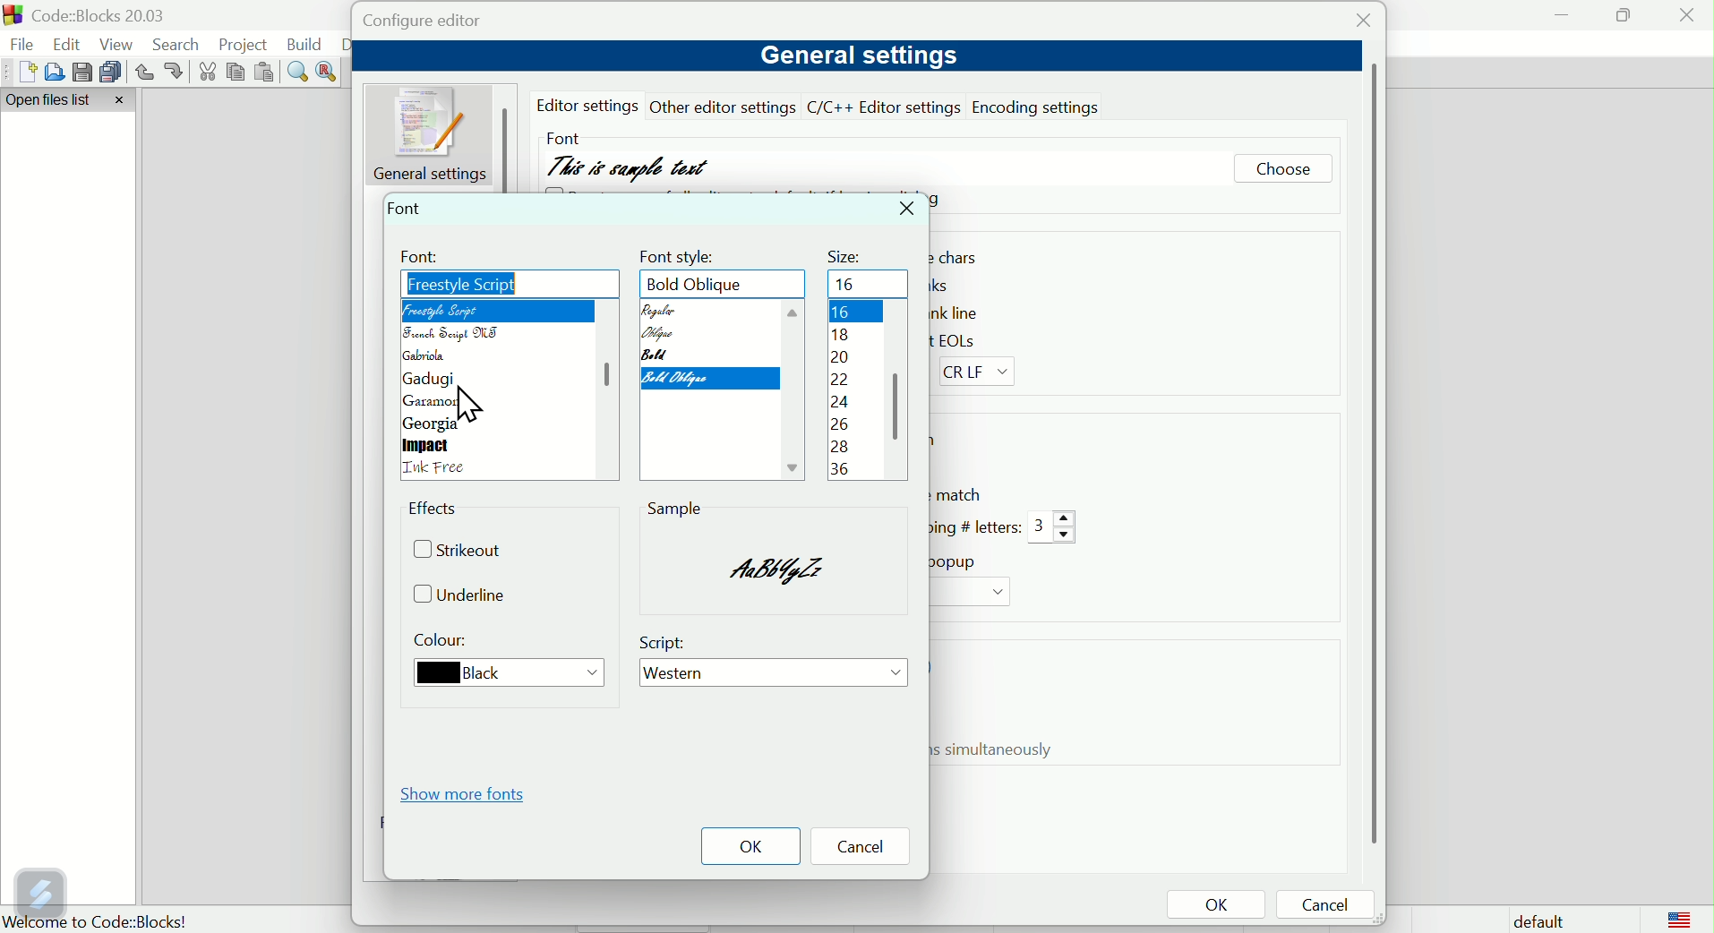  Describe the element at coordinates (69, 42) in the screenshot. I see `Edit` at that location.